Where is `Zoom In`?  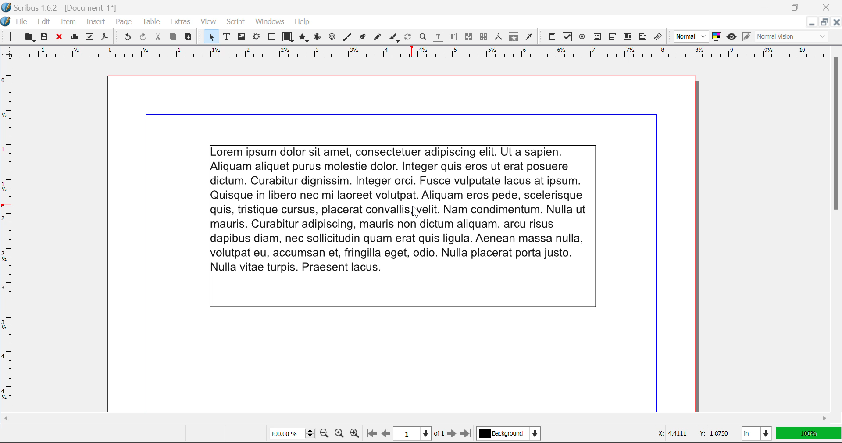 Zoom In is located at coordinates (355, 435).